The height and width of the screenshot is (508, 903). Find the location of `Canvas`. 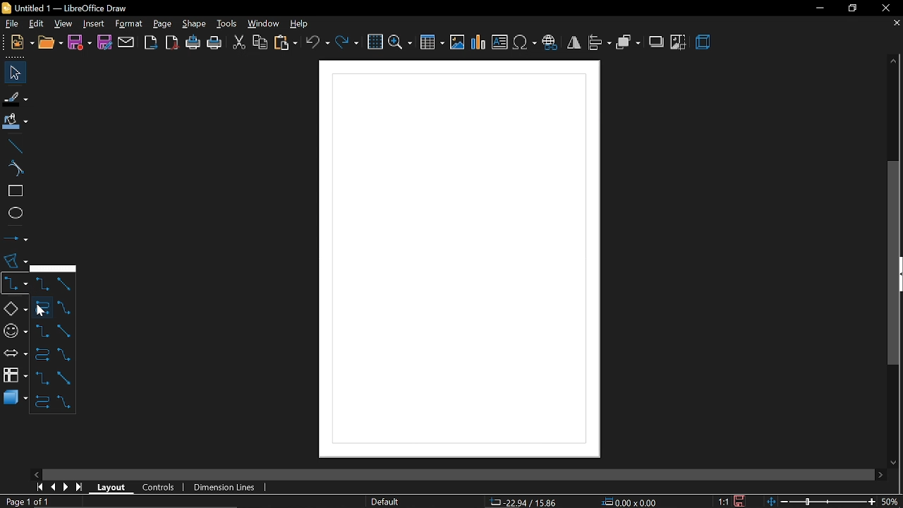

Canvas is located at coordinates (457, 261).